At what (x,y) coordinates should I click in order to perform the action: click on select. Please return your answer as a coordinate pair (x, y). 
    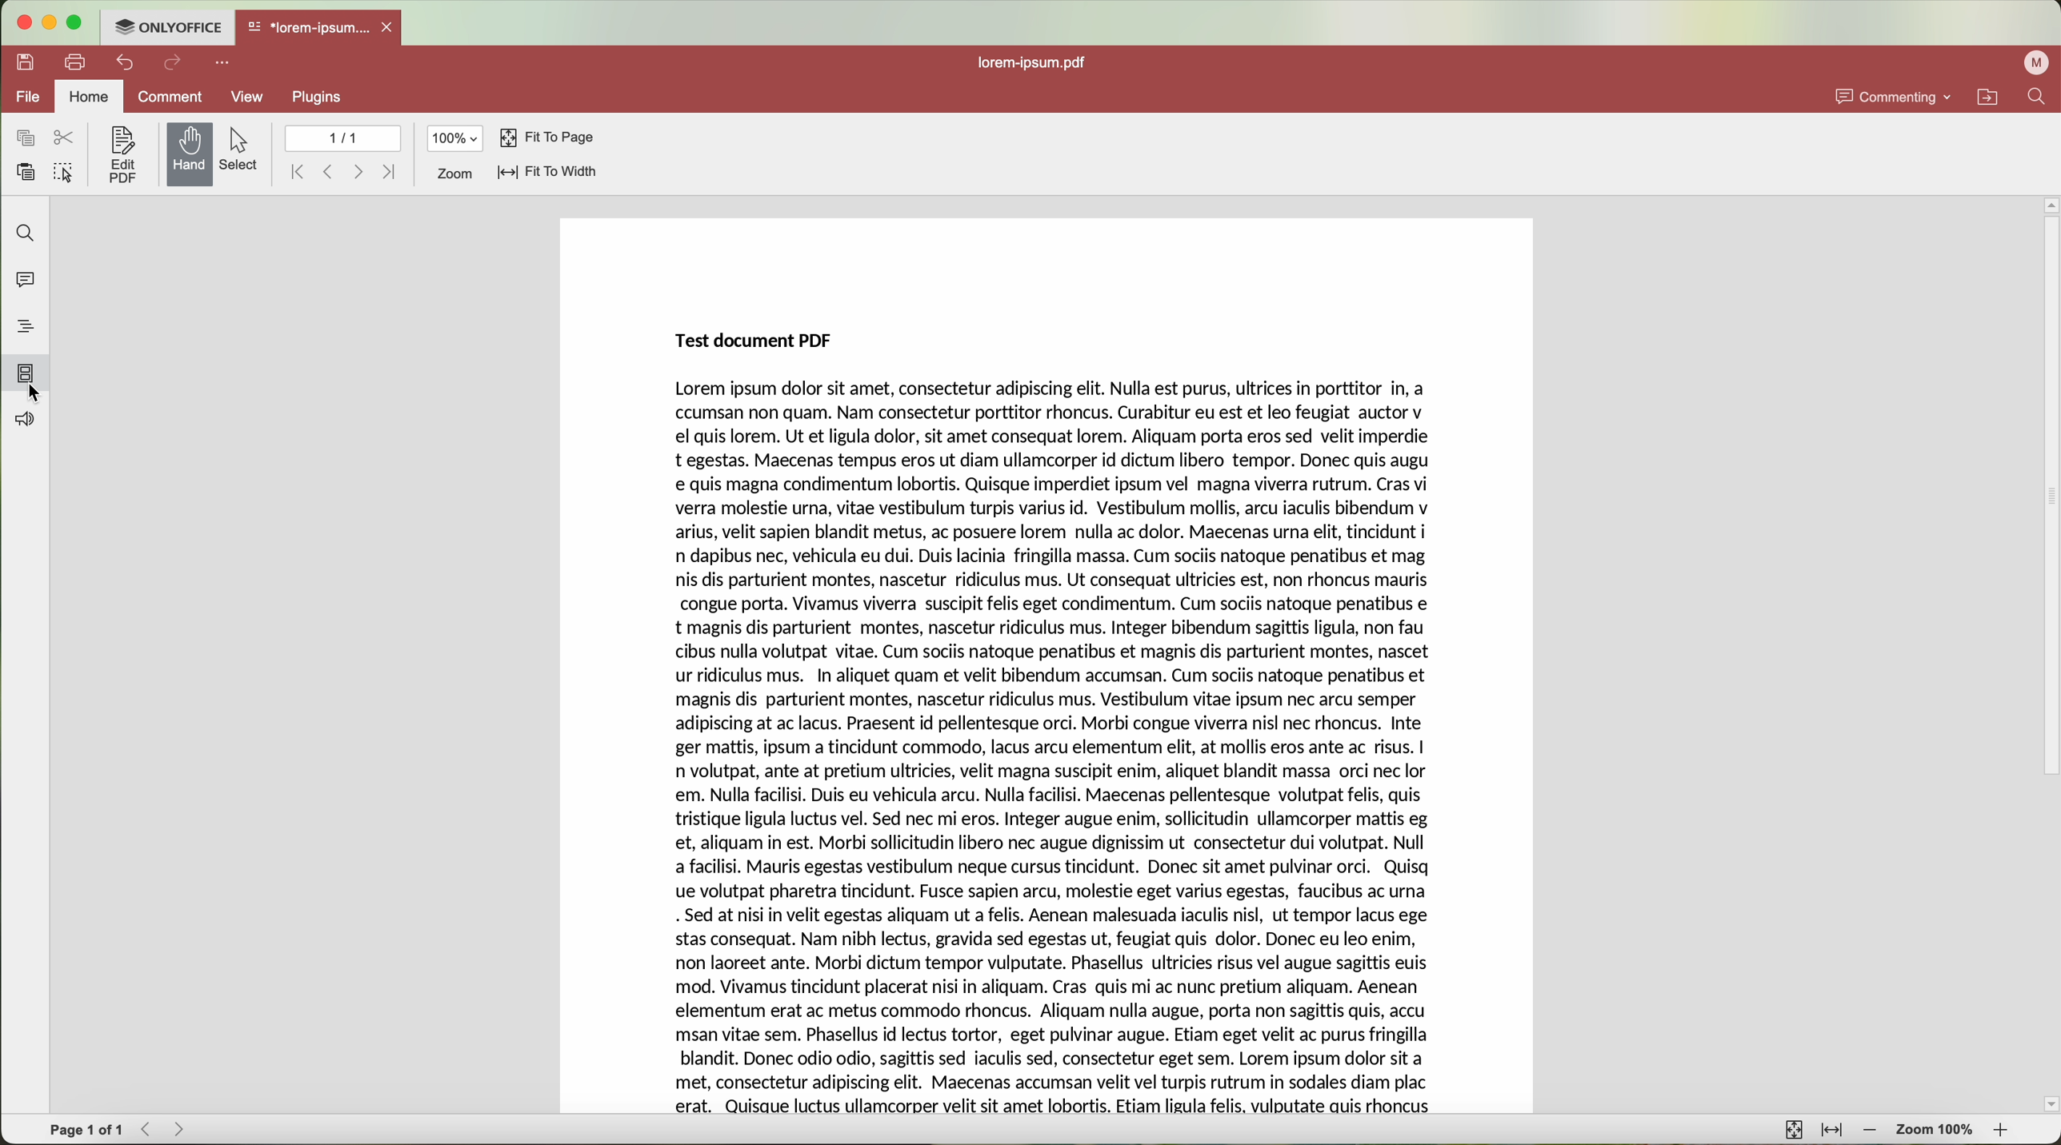
    Looking at the image, I should click on (242, 151).